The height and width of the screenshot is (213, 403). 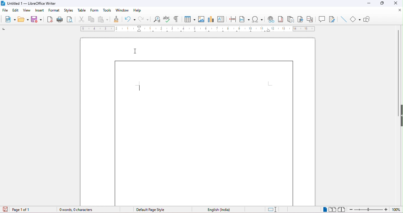 I want to click on redo, so click(x=144, y=19).